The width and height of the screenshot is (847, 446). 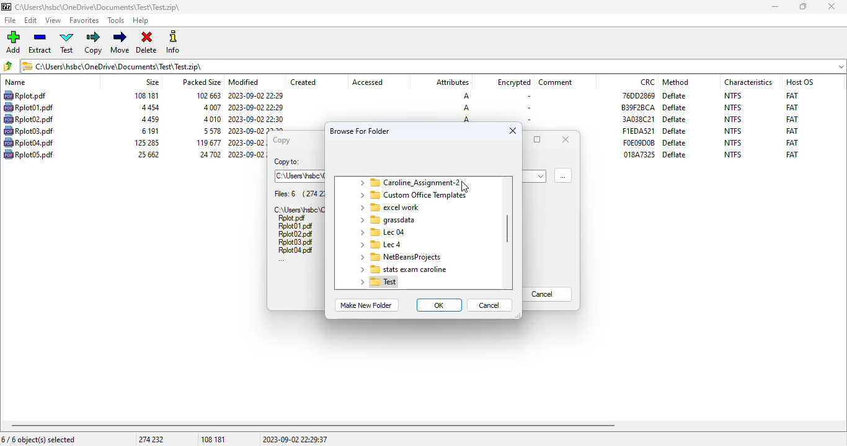 I want to click on 6/6 object(s) selected, so click(x=38, y=439).